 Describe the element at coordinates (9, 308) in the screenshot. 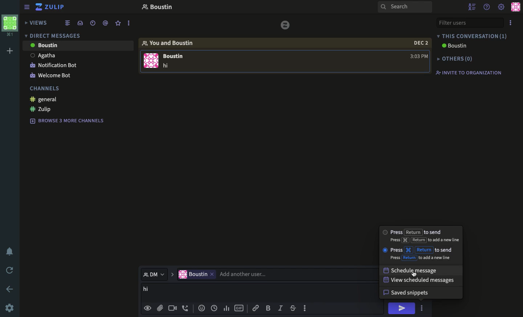

I see `settings` at that location.